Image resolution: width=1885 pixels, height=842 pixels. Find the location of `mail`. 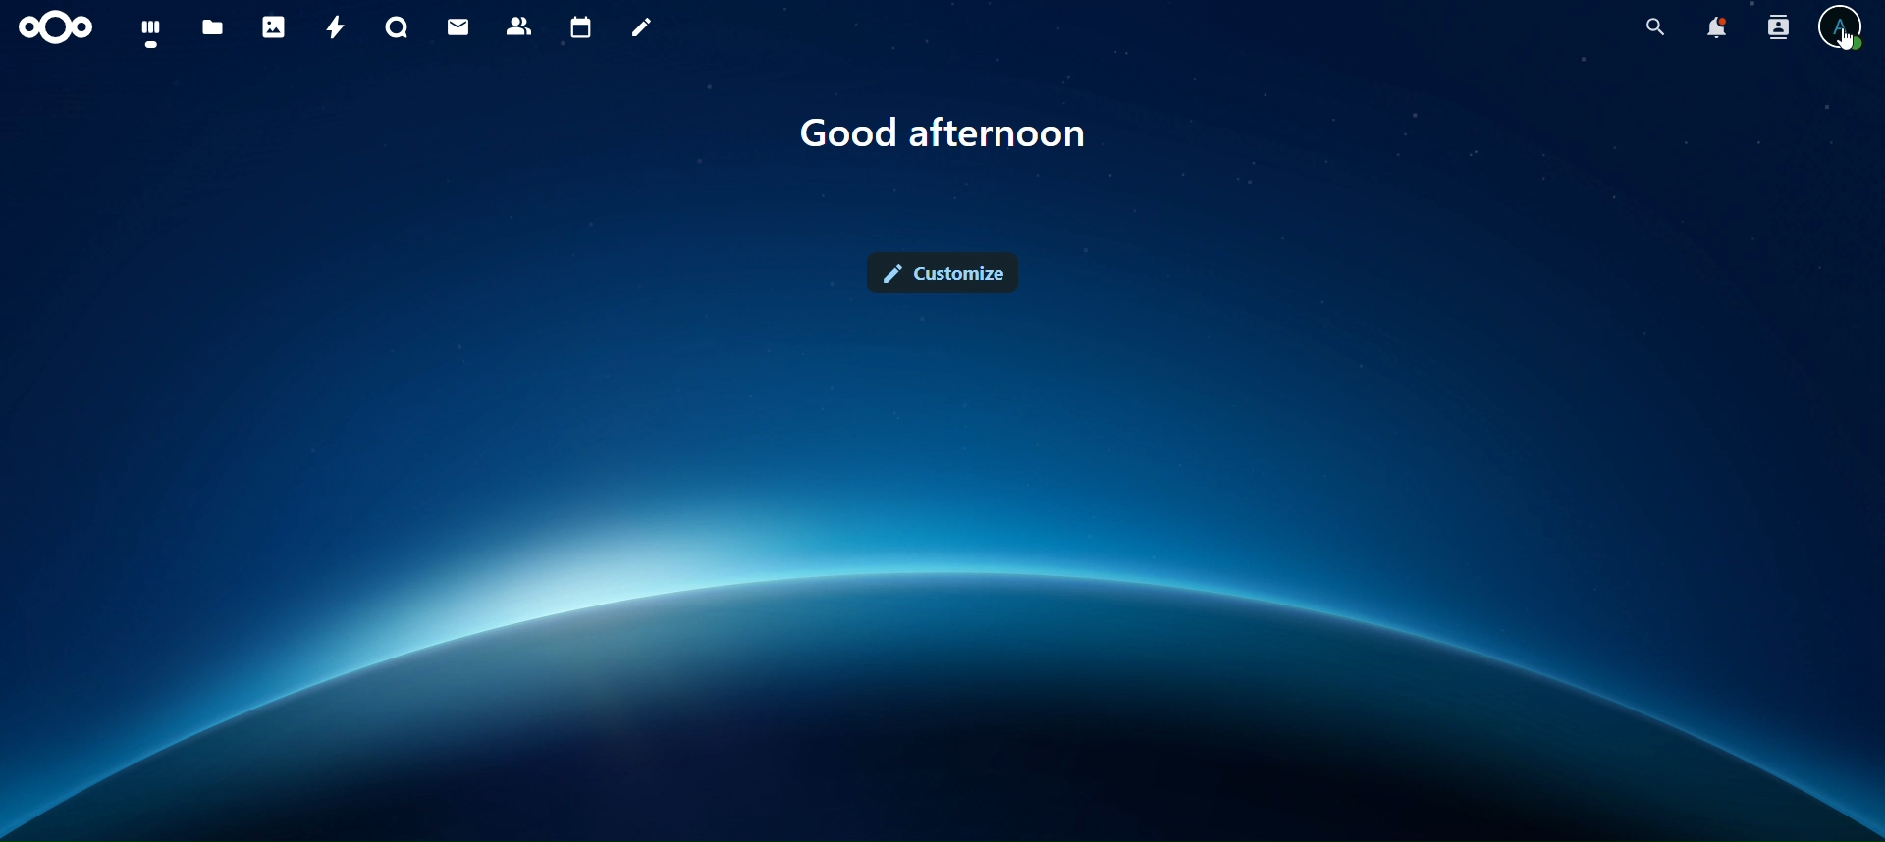

mail is located at coordinates (458, 28).